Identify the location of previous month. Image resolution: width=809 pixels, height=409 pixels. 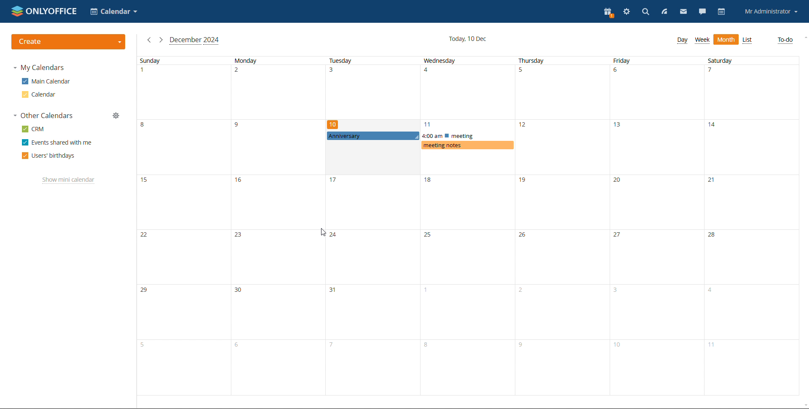
(149, 40).